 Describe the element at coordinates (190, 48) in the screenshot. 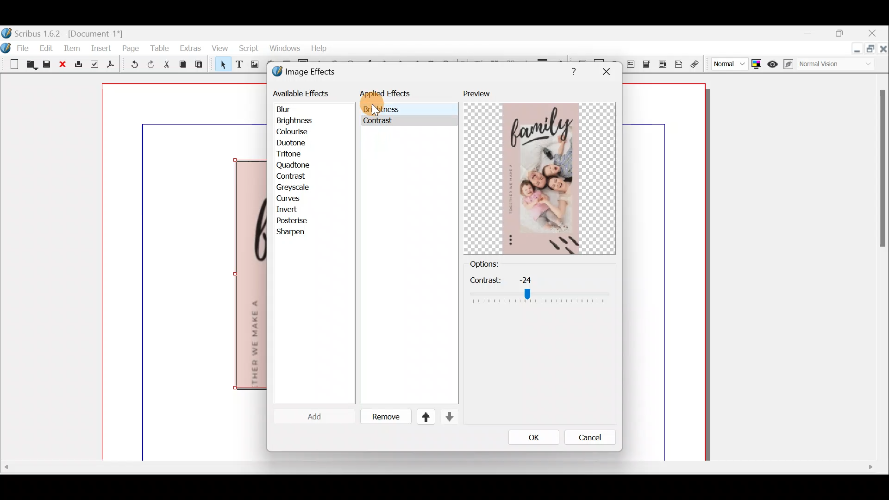

I see `Extras` at that location.